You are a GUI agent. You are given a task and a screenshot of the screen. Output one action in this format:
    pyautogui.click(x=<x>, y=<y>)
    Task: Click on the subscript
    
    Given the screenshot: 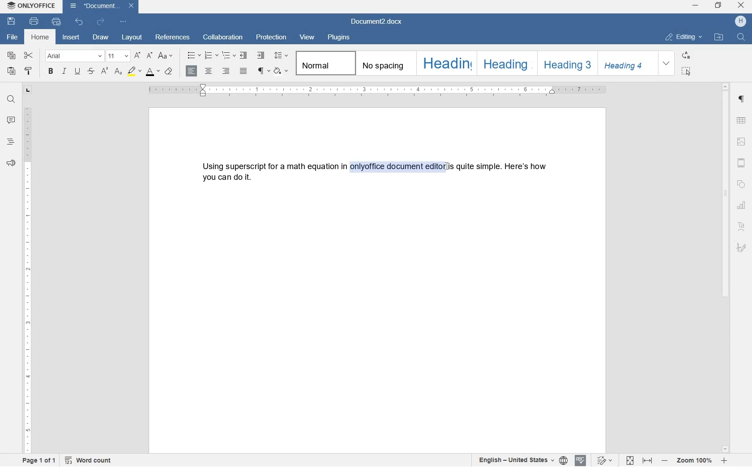 What is the action you would take?
    pyautogui.click(x=118, y=72)
    